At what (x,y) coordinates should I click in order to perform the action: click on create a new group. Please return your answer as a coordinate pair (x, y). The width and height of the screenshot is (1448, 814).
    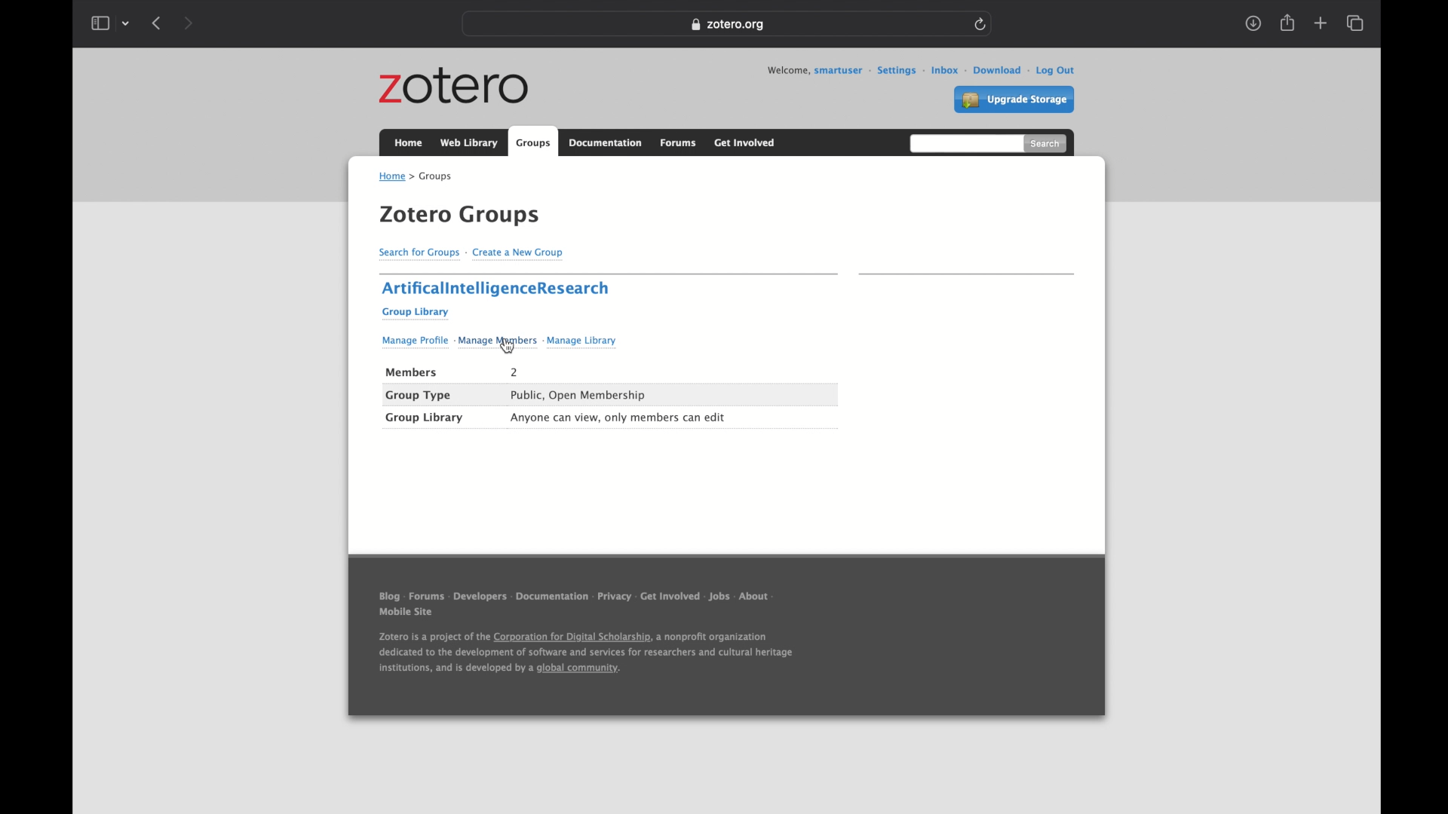
    Looking at the image, I should click on (520, 255).